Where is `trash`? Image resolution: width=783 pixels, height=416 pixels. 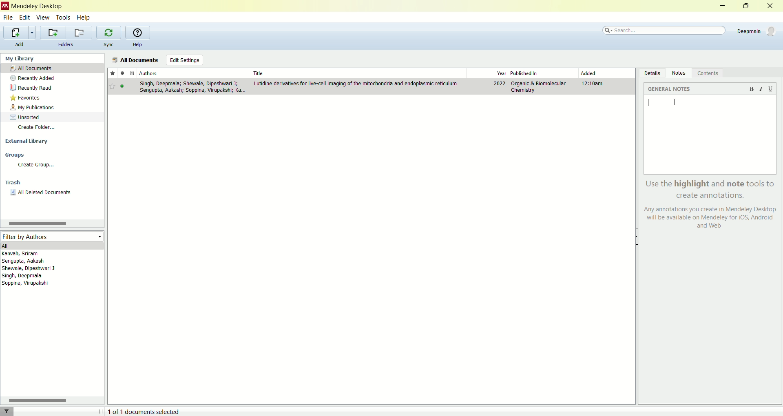
trash is located at coordinates (52, 182).